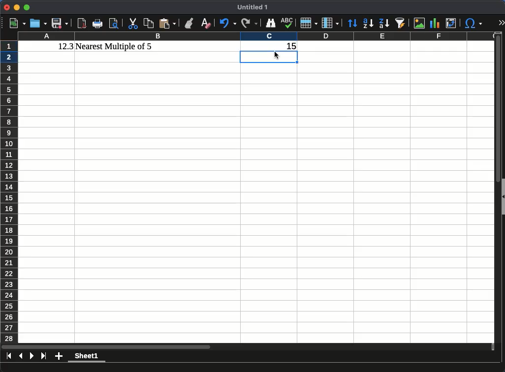 This screenshot has width=505, height=372. I want to click on column , so click(258, 37).